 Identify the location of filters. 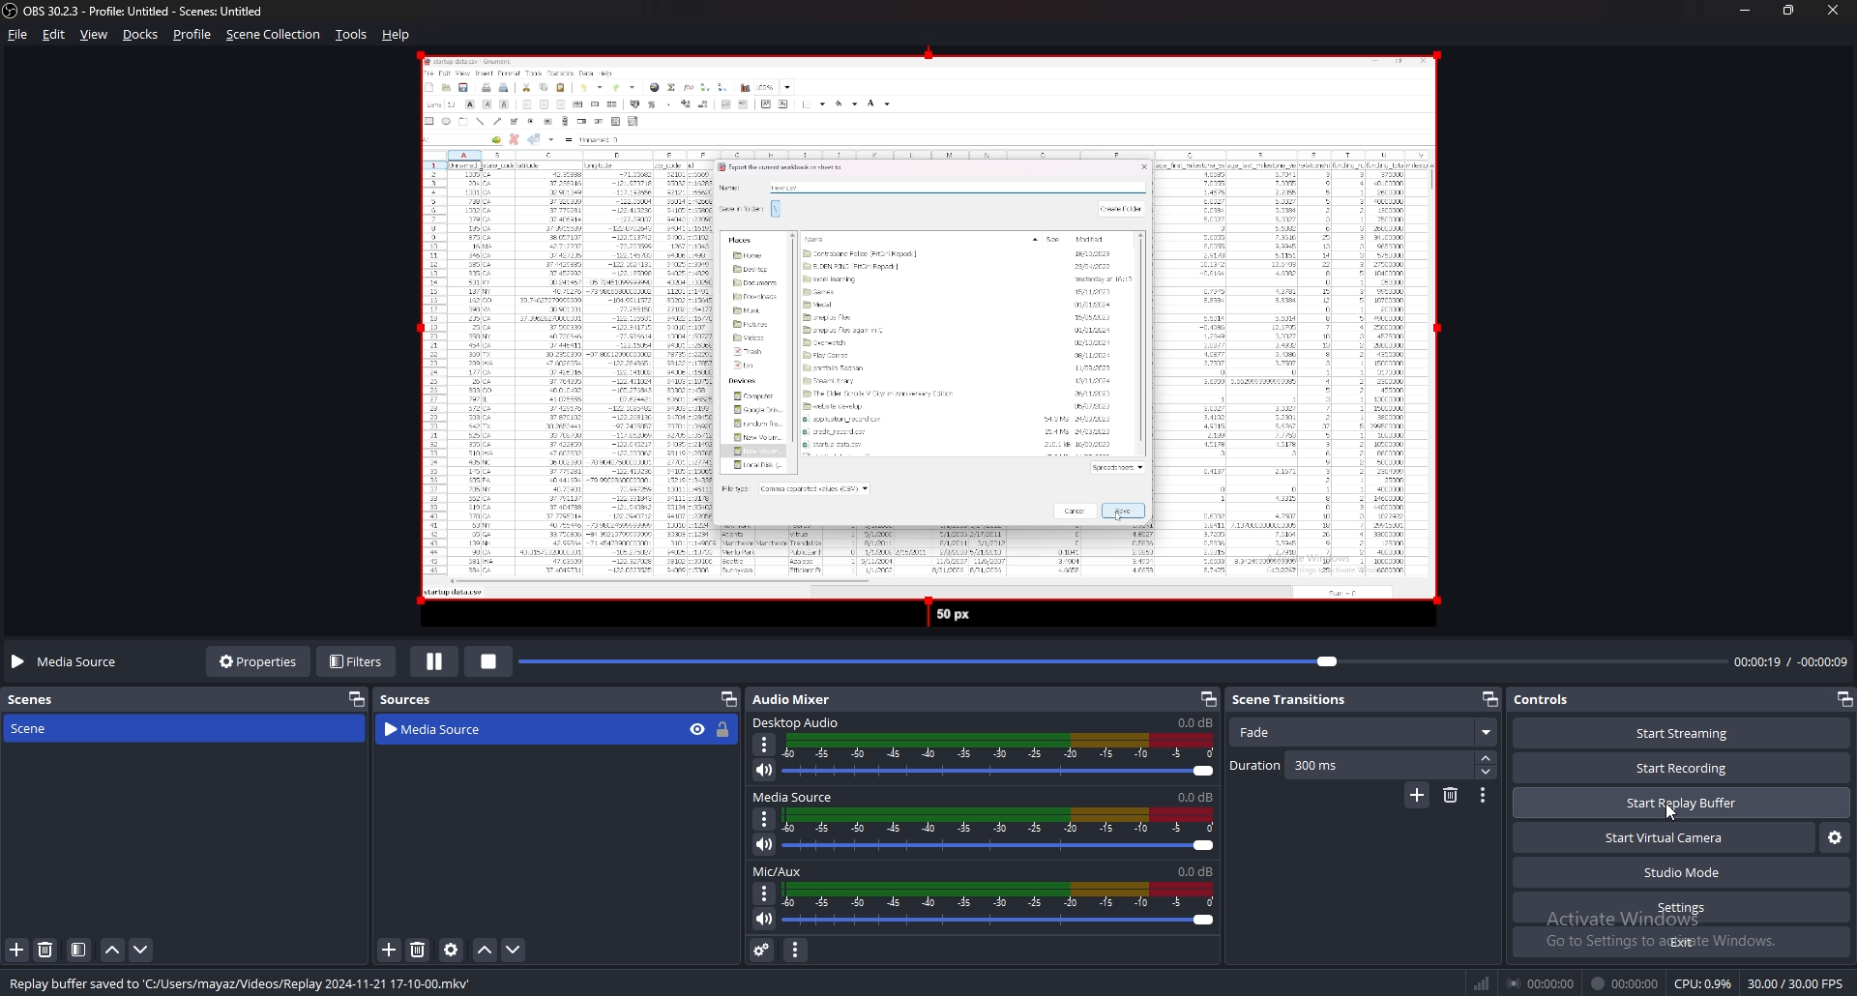
(357, 662).